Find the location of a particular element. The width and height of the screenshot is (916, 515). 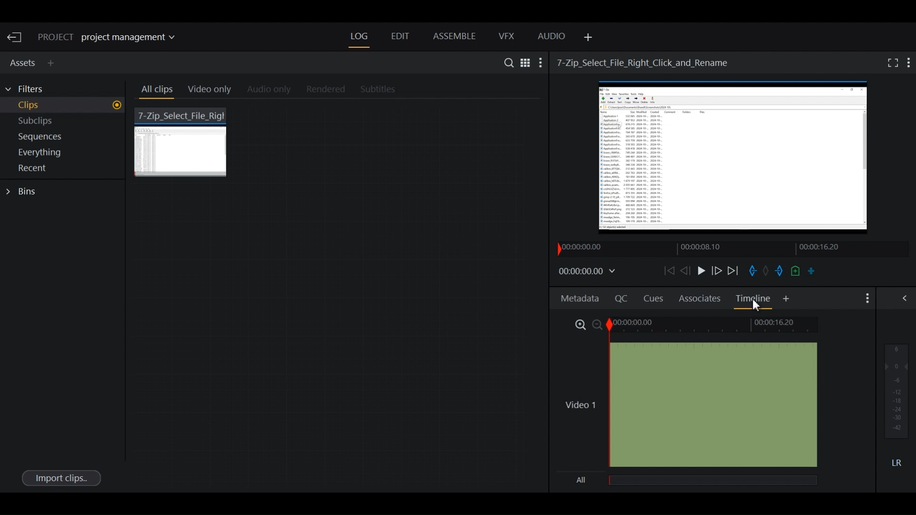

Audio Only is located at coordinates (272, 90).